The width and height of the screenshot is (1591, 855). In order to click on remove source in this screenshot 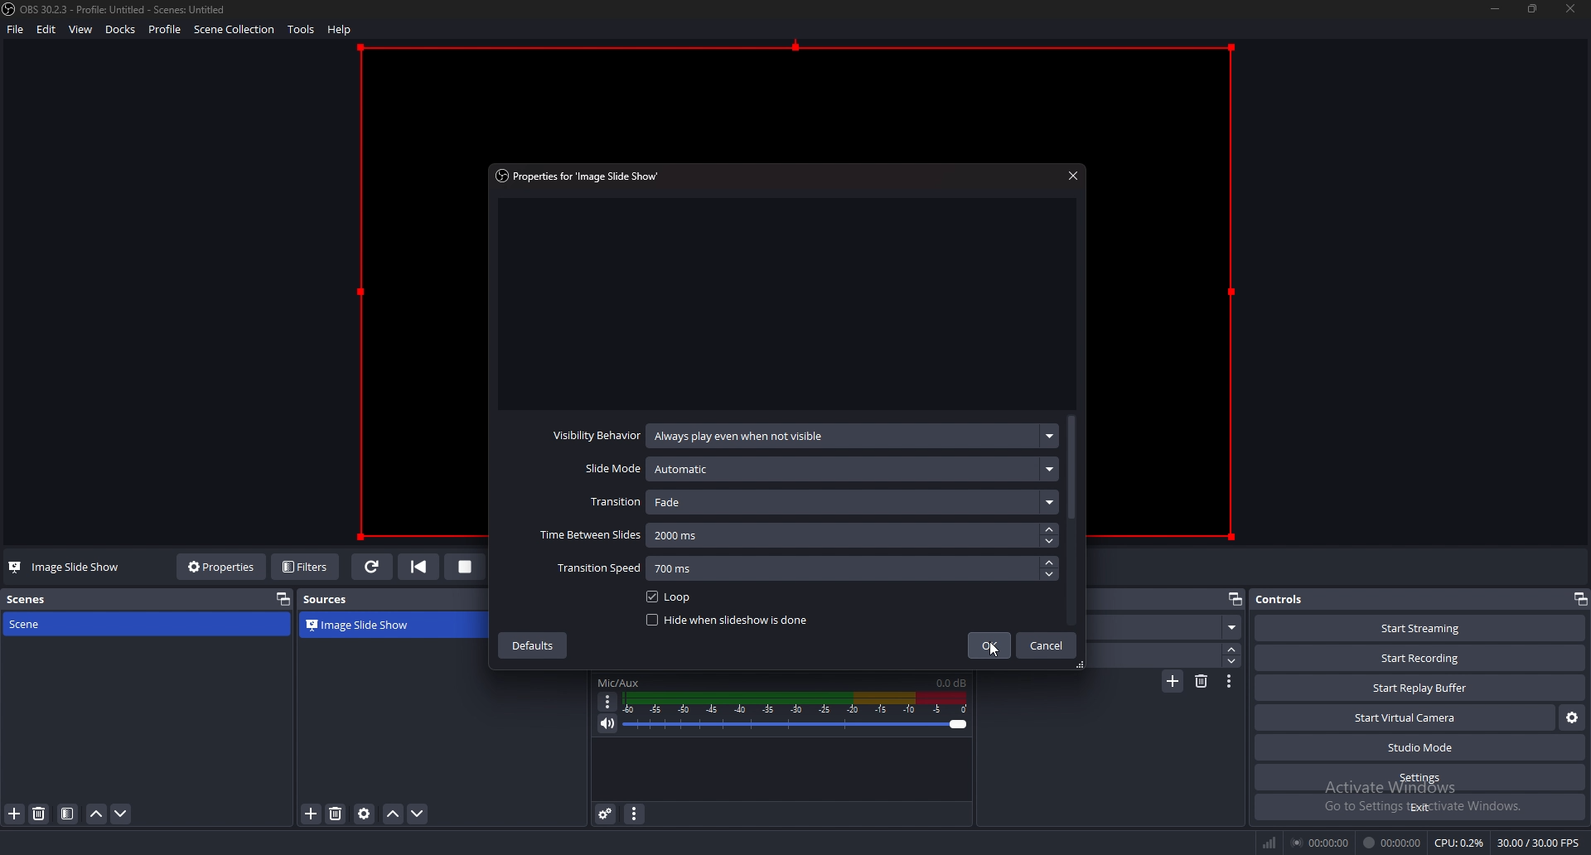, I will do `click(336, 814)`.